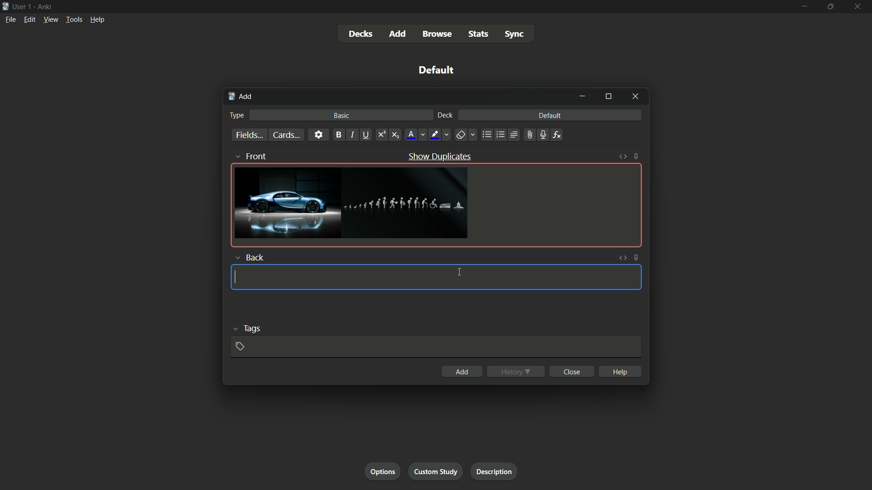  Describe the element at coordinates (237, 115) in the screenshot. I see `type` at that location.